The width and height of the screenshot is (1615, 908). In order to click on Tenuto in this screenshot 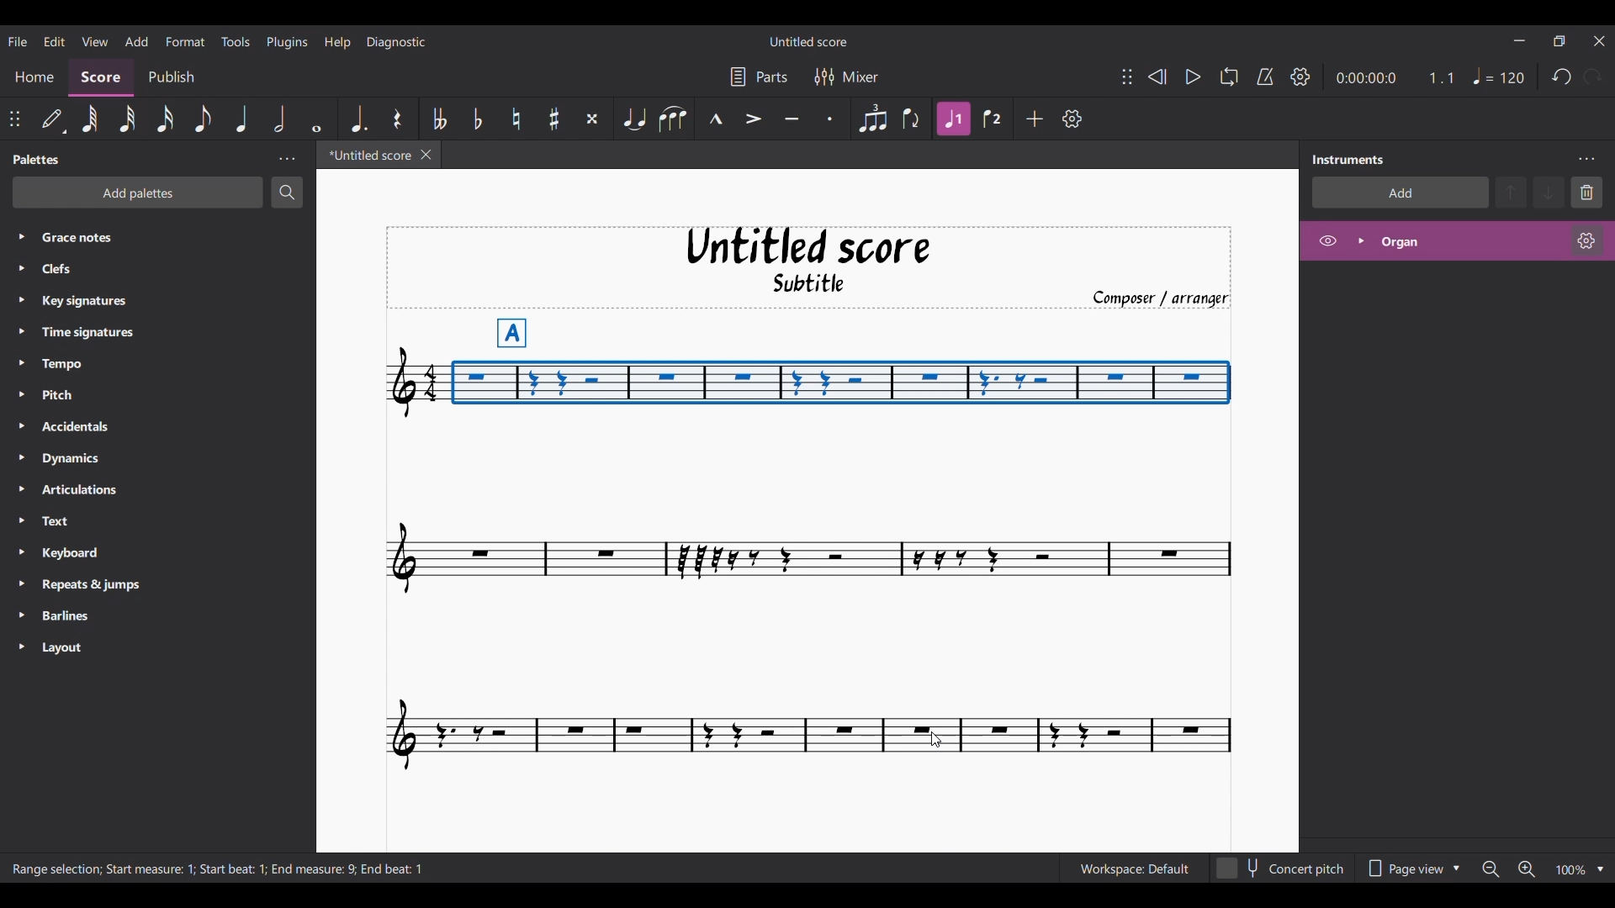, I will do `click(792, 118)`.